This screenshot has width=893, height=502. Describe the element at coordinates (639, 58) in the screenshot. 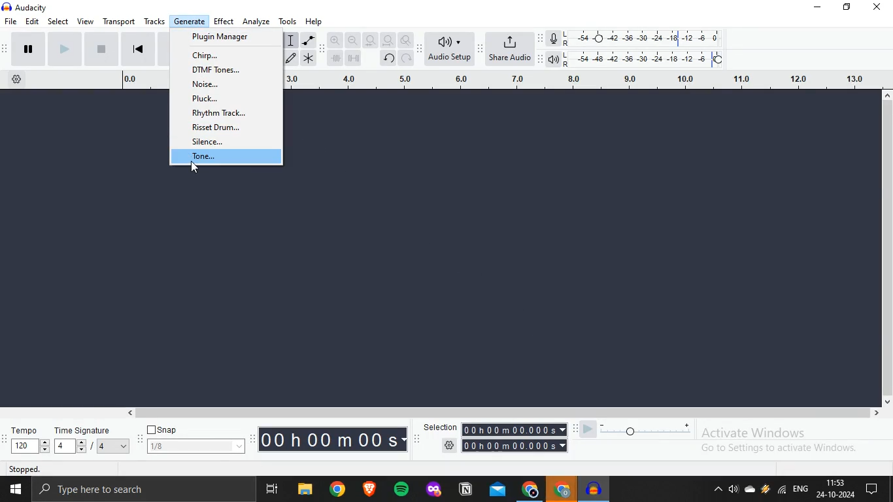

I see `LR Audio` at that location.